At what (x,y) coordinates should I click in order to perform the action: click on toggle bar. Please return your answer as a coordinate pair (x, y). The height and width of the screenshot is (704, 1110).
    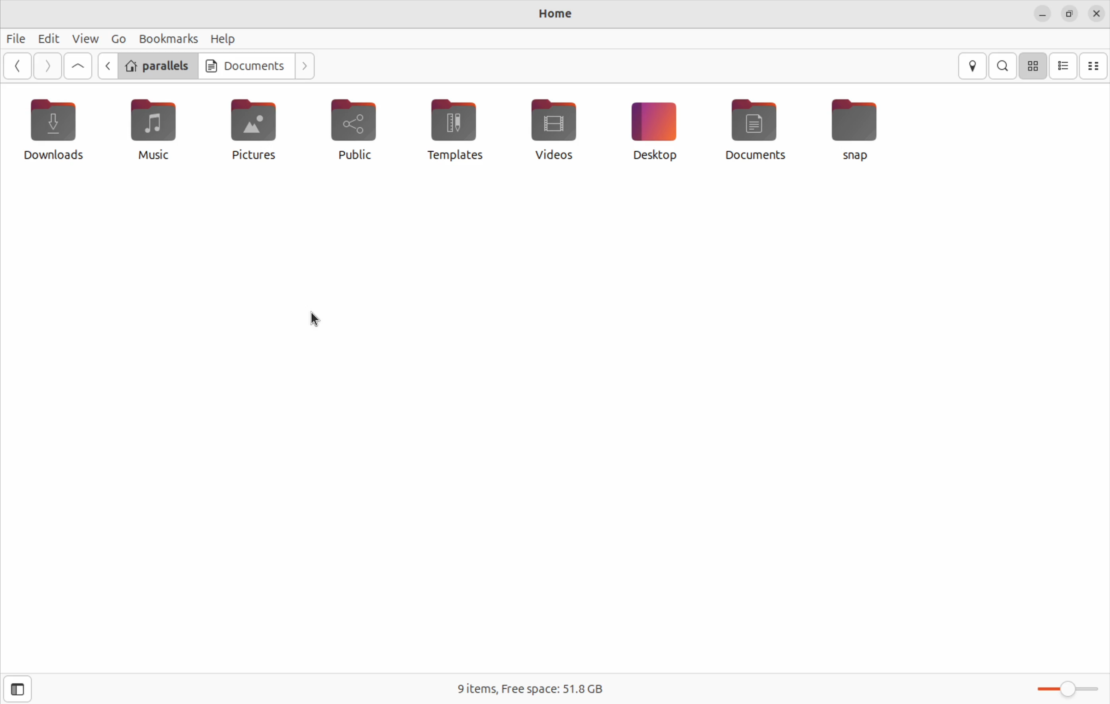
    Looking at the image, I should click on (1066, 688).